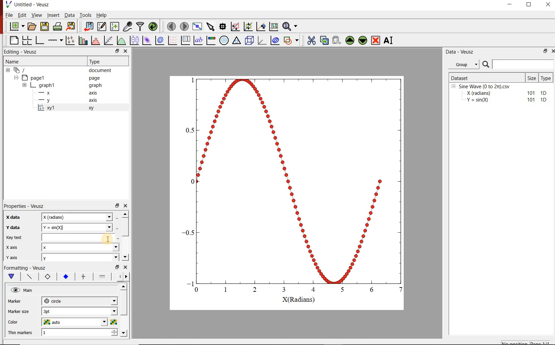 The width and height of the screenshot is (555, 345). I want to click on capture remote data, so click(128, 26).